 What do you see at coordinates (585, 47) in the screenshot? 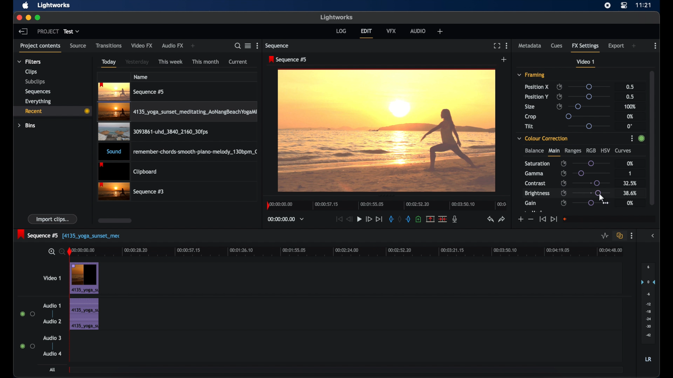
I see `fx settings` at bounding box center [585, 47].